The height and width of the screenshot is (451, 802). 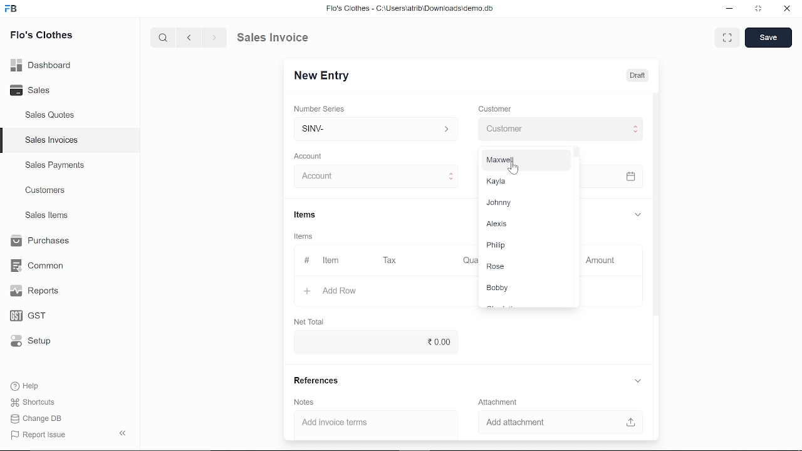 What do you see at coordinates (392, 261) in the screenshot?
I see `Tax` at bounding box center [392, 261].